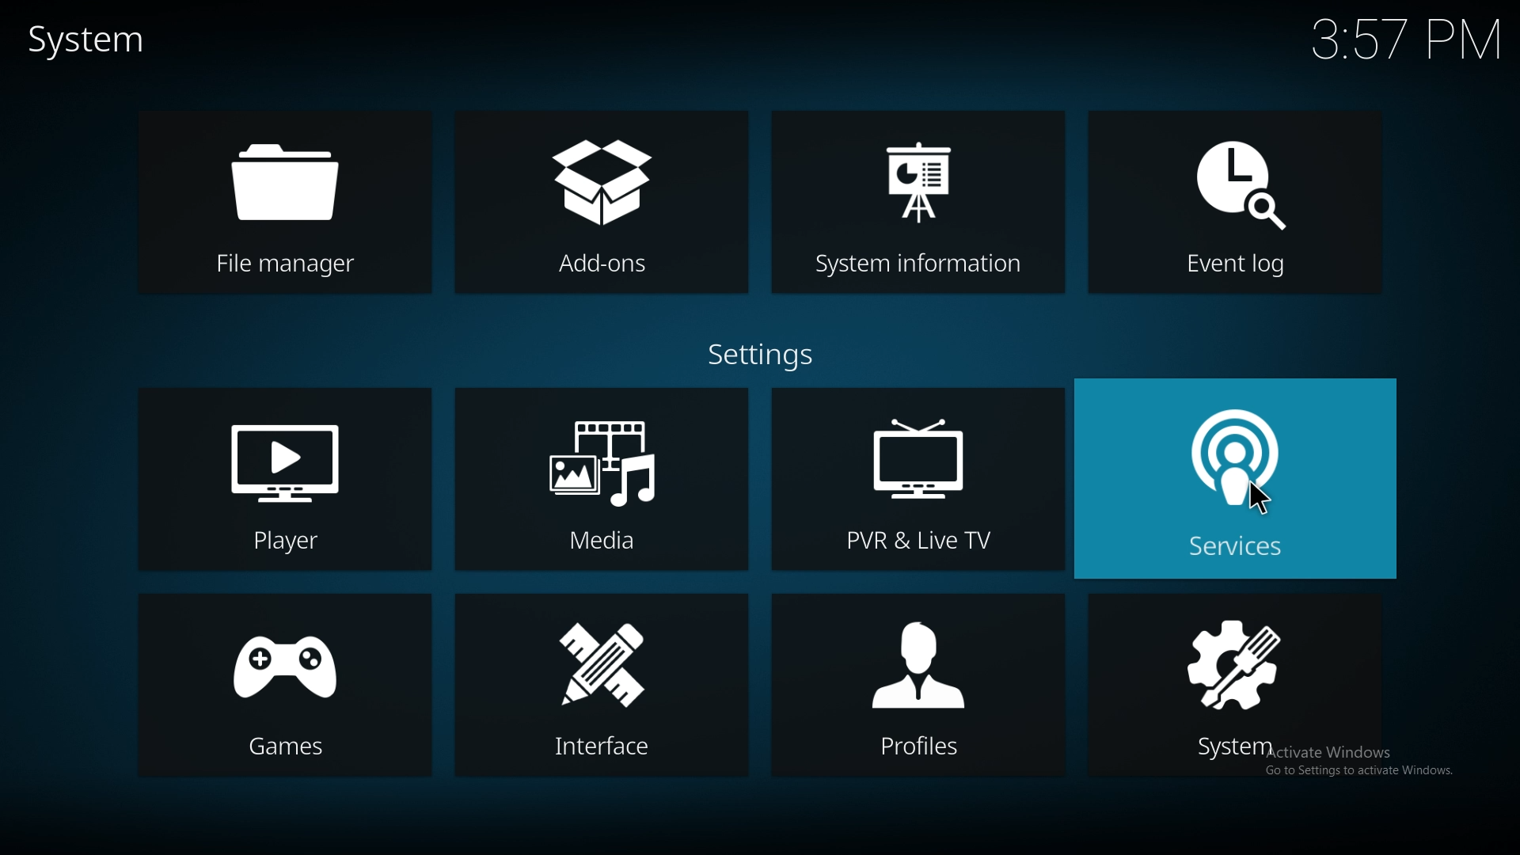  What do you see at coordinates (1230, 549) in the screenshot?
I see `services` at bounding box center [1230, 549].